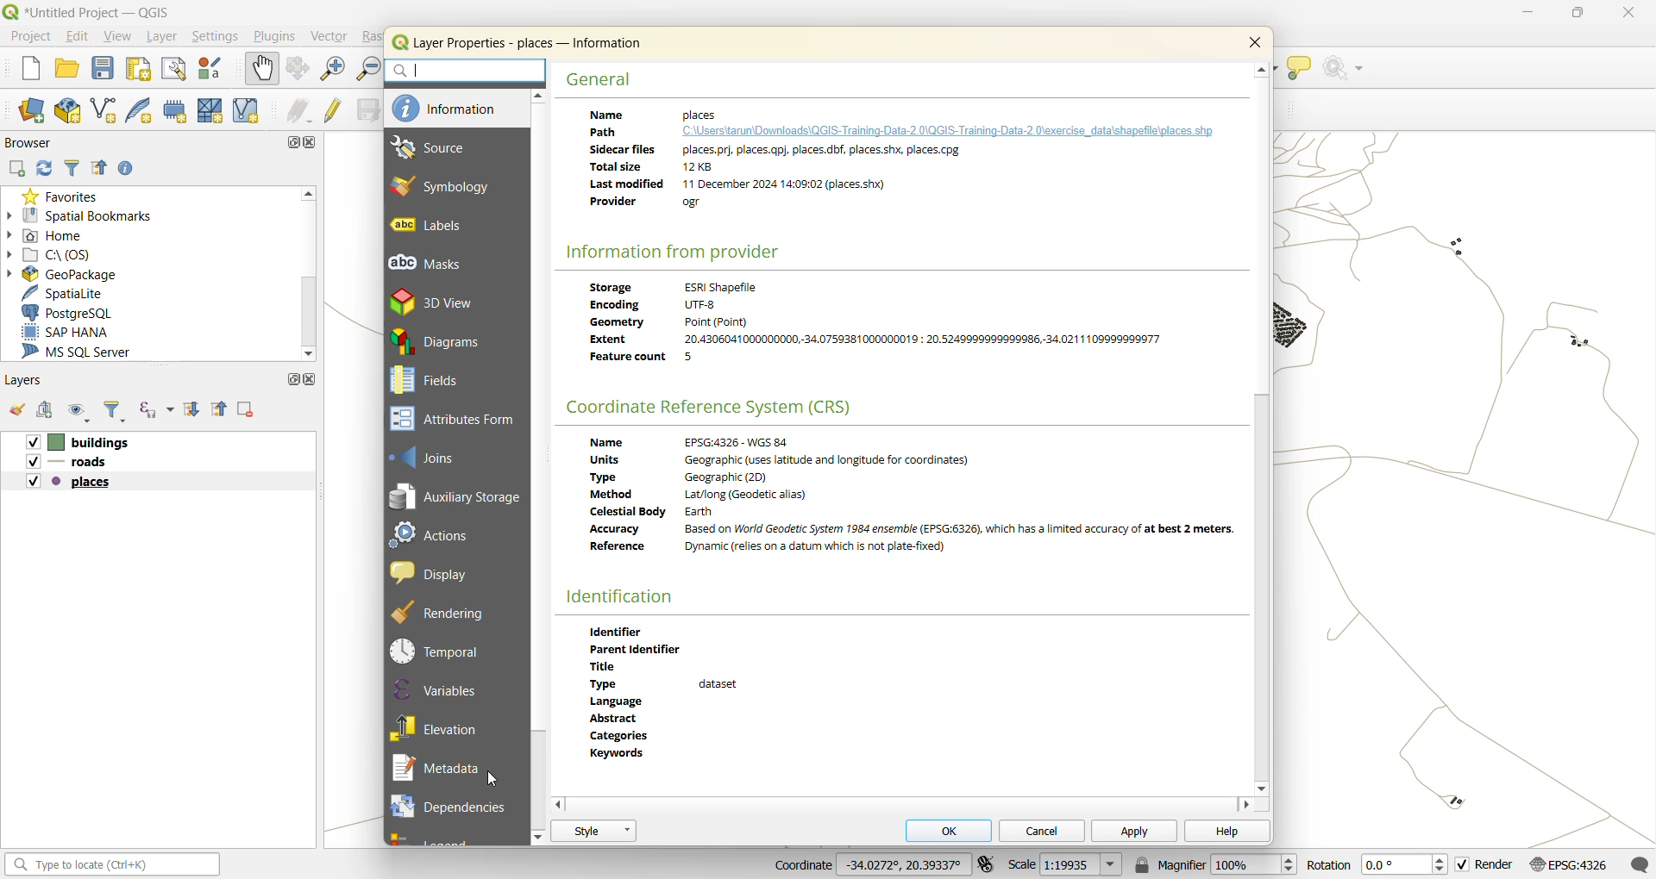 This screenshot has height=879, width=1656. Describe the element at coordinates (445, 730) in the screenshot. I see `elevation` at that location.